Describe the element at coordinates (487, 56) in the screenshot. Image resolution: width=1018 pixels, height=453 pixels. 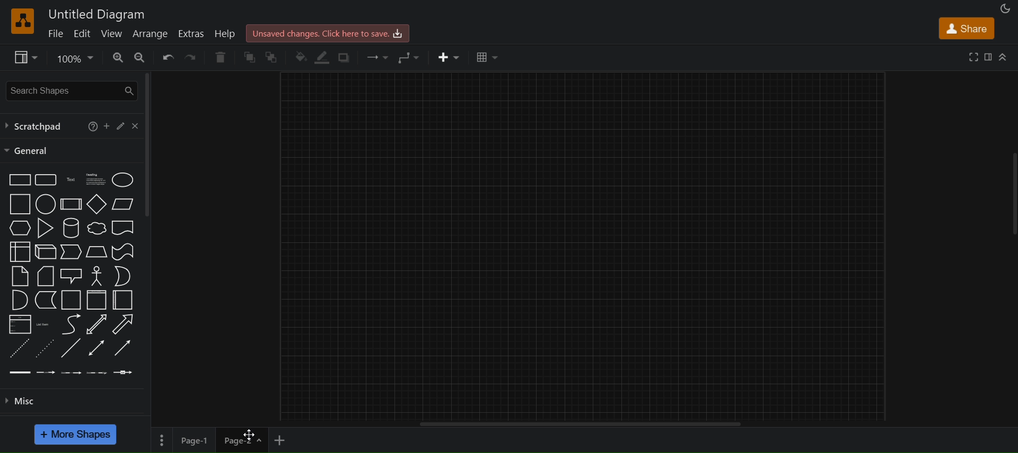
I see `table` at that location.